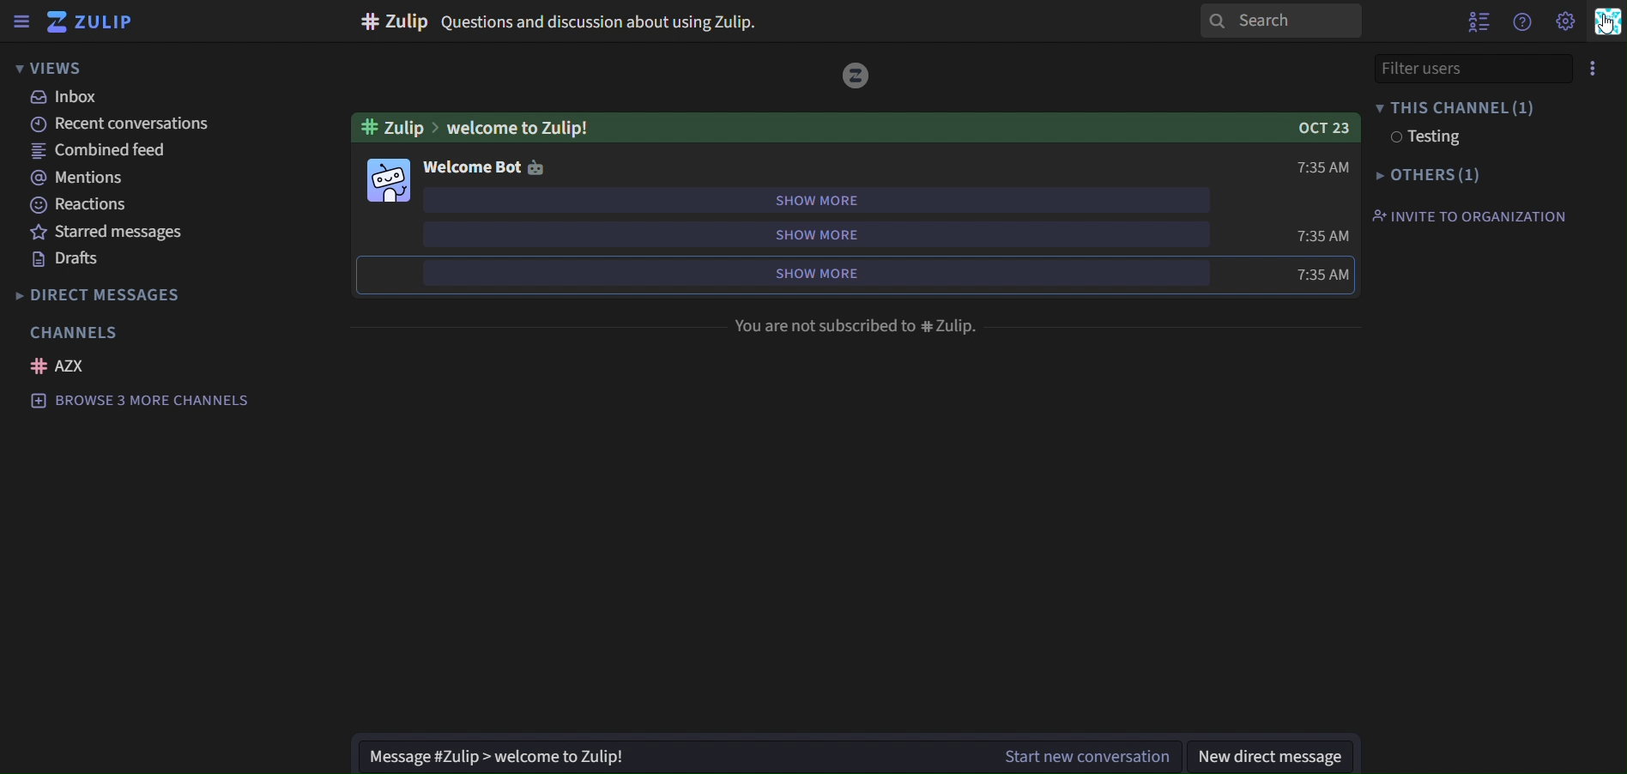  Describe the element at coordinates (1468, 68) in the screenshot. I see `filter users` at that location.